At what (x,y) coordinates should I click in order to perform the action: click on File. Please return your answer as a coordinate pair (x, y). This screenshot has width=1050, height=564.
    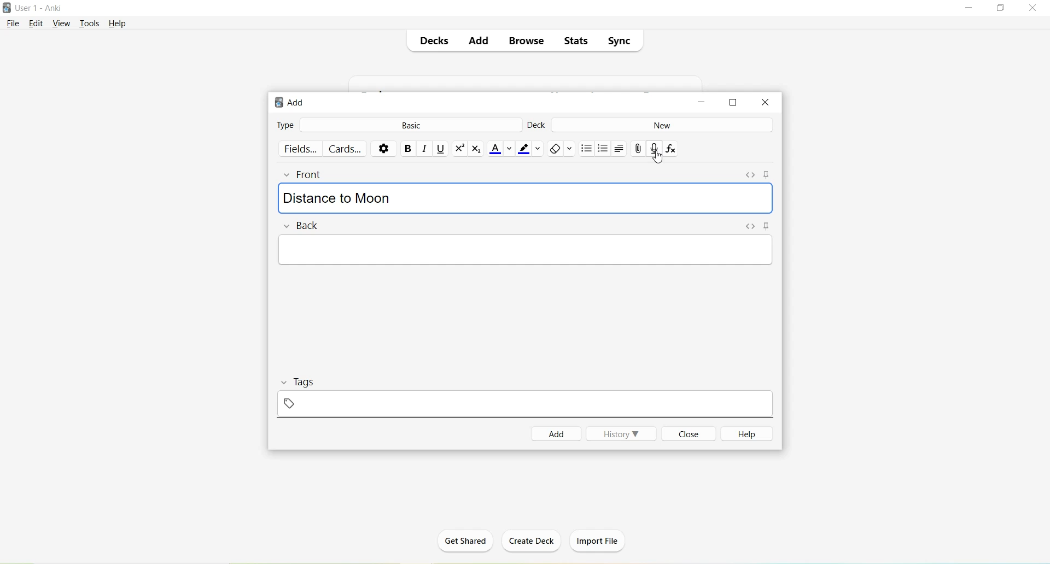
    Looking at the image, I should click on (13, 24).